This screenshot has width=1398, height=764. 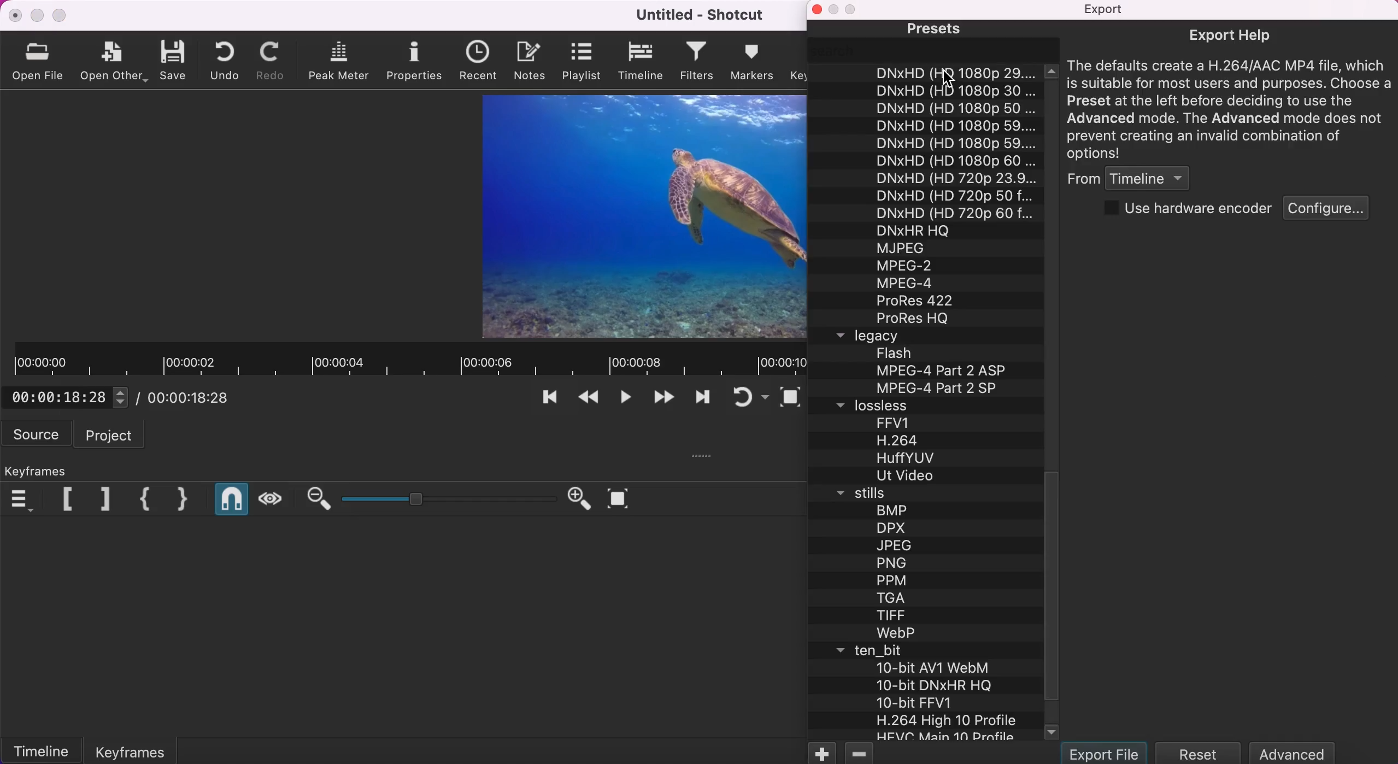 I want to click on configure, so click(x=1328, y=209).